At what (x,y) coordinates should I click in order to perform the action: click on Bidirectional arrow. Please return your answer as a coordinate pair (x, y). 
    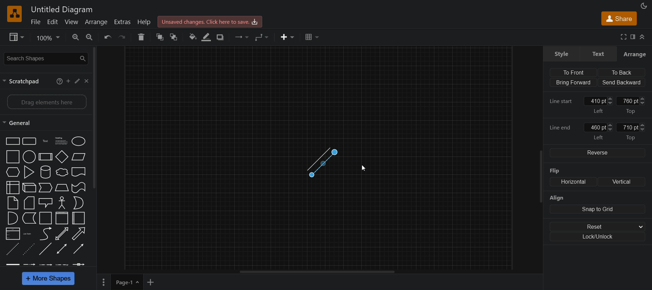
    Looking at the image, I should click on (61, 234).